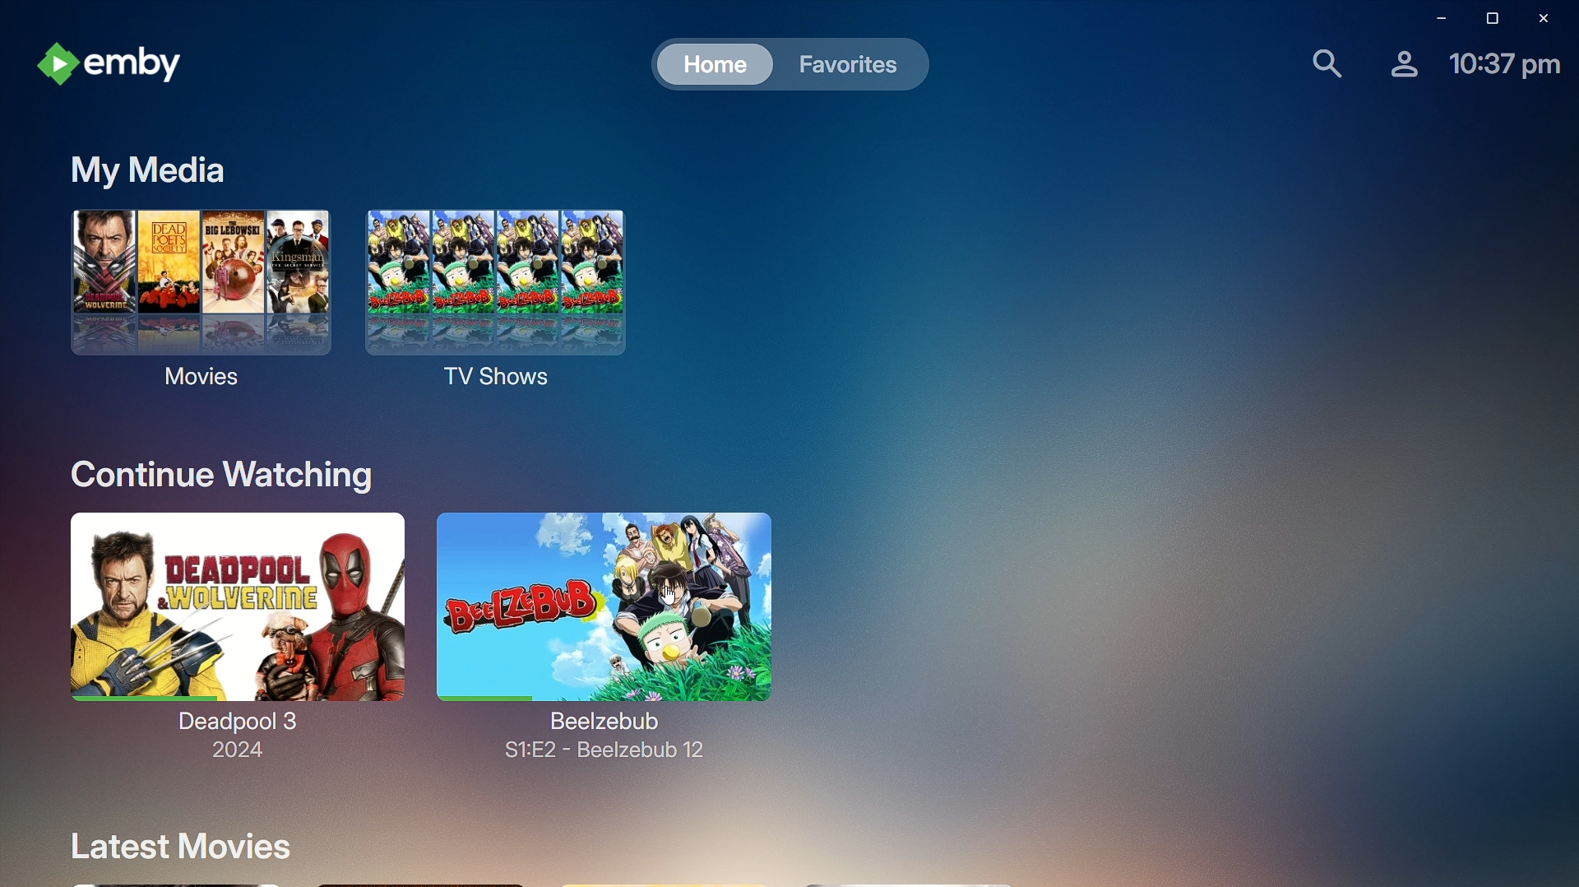 The image size is (1579, 887). What do you see at coordinates (1439, 19) in the screenshot?
I see `Minimize` at bounding box center [1439, 19].